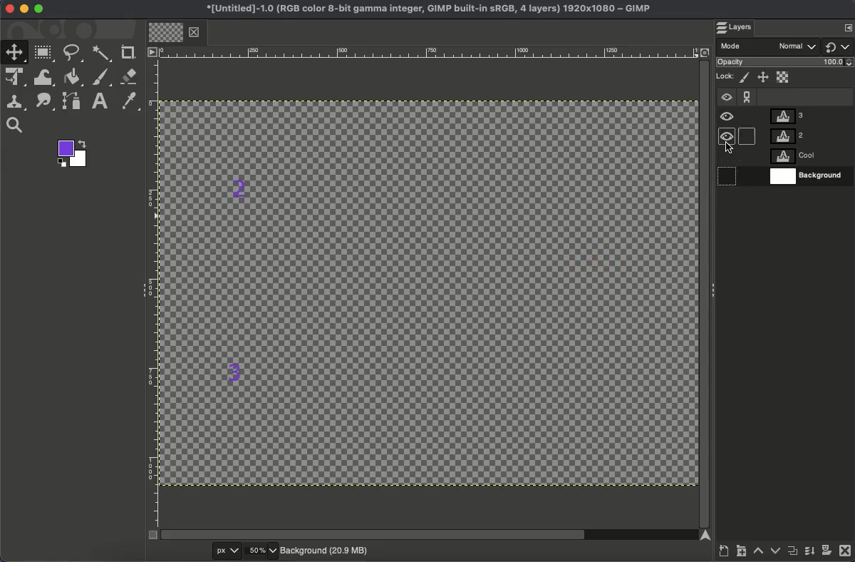  I want to click on Crop, so click(129, 51).